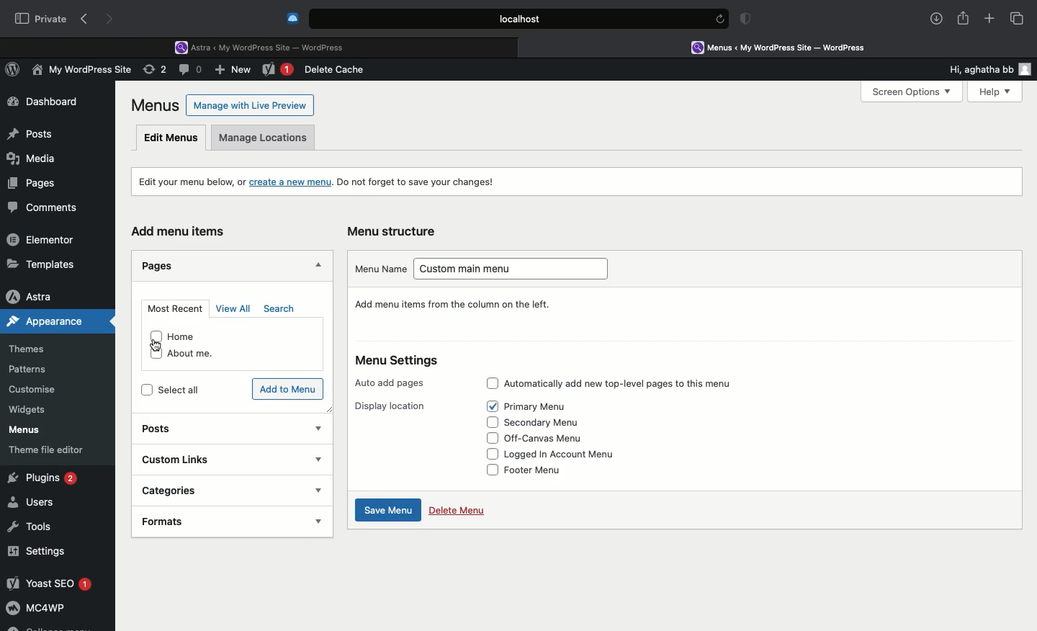 This screenshot has height=631, width=1037. Describe the element at coordinates (937, 19) in the screenshot. I see `Download` at that location.